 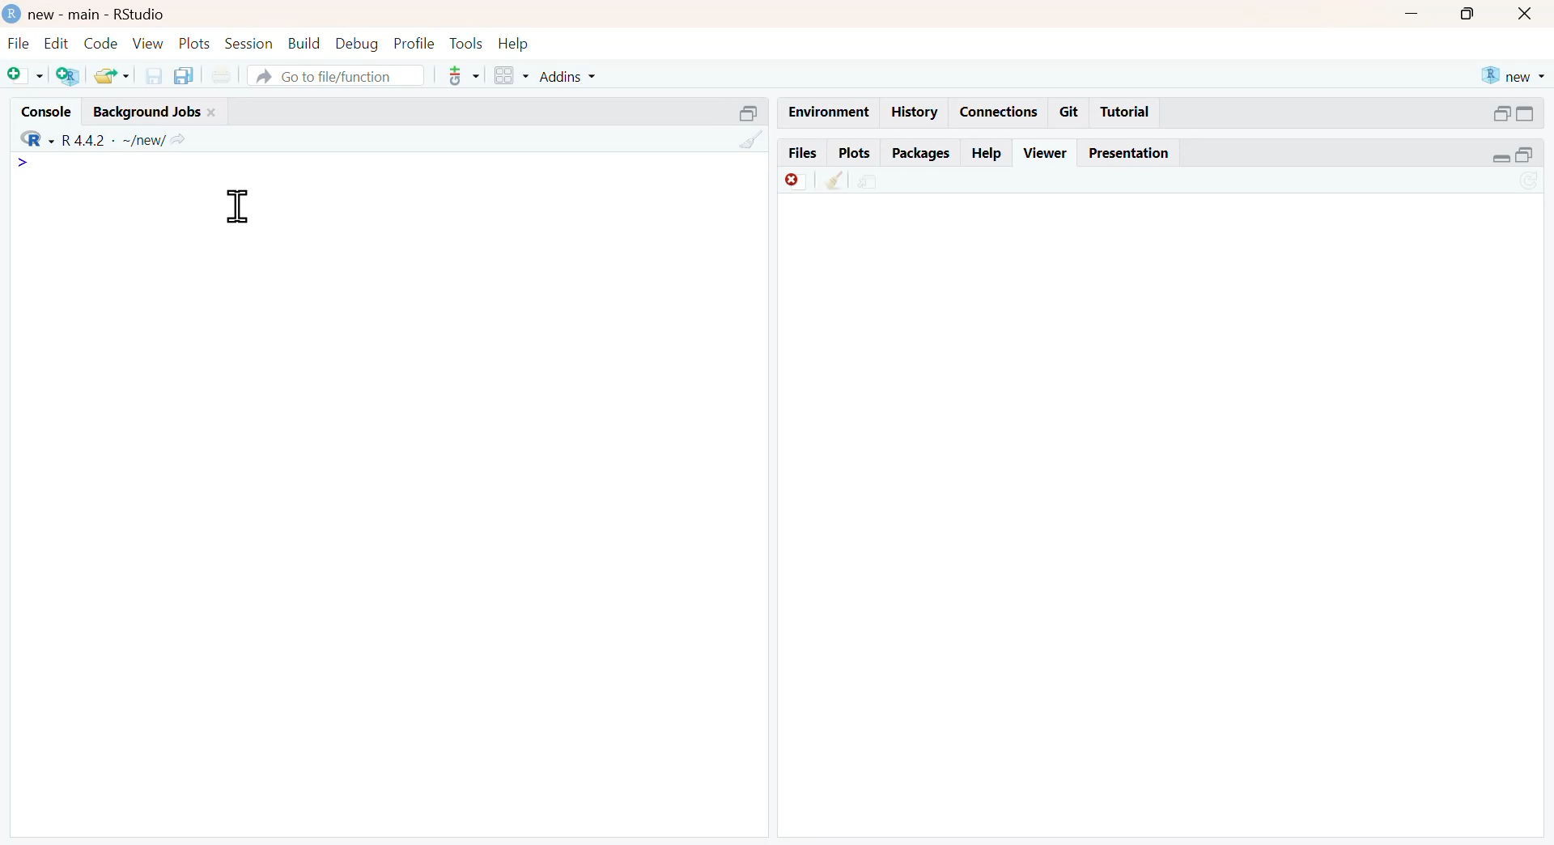 I want to click on logo, so click(x=14, y=13).